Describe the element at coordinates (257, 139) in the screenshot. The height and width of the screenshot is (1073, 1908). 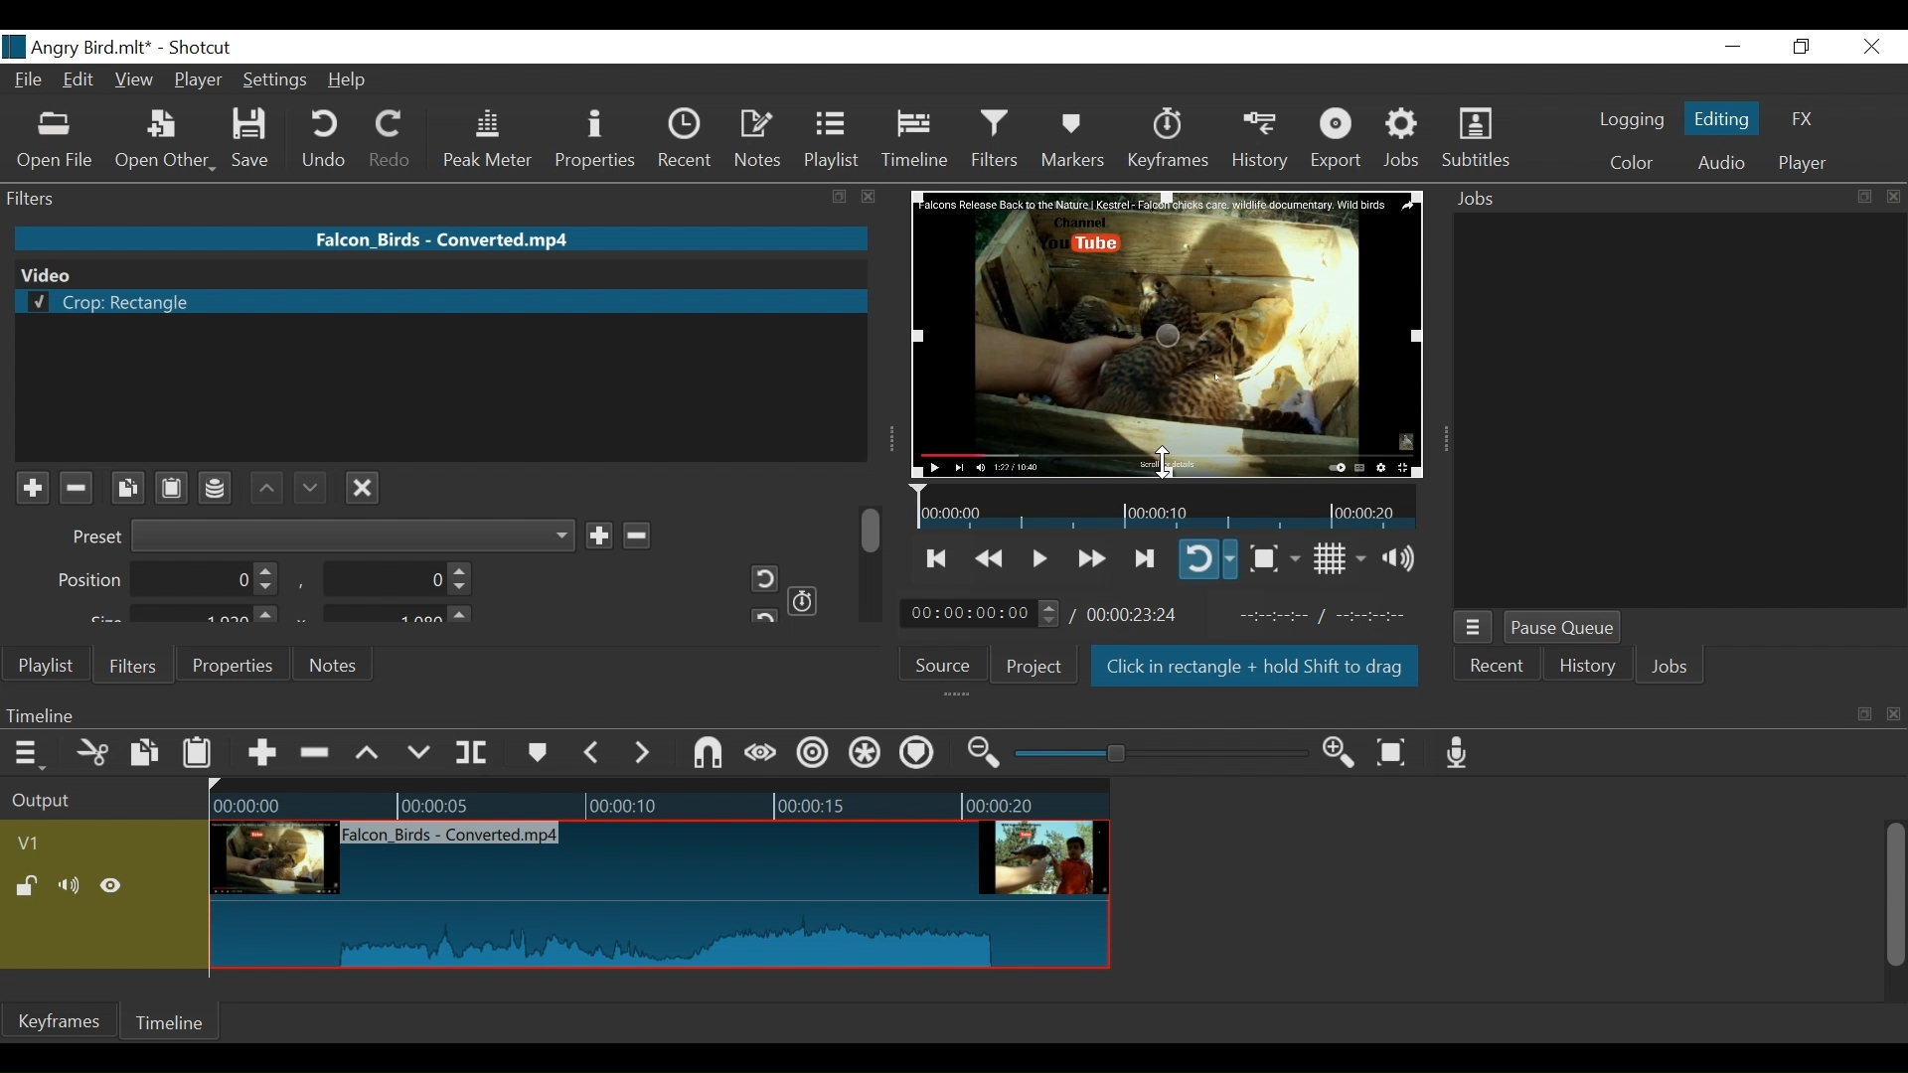
I see `Save` at that location.